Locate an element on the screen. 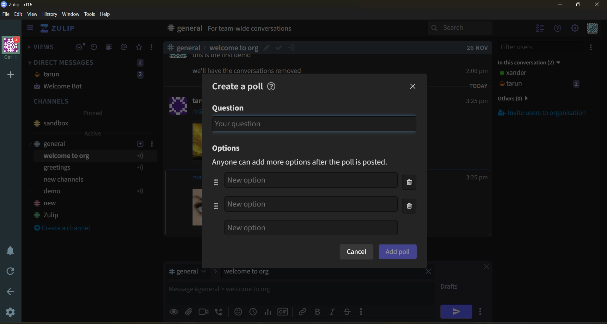  channel settings is located at coordinates (153, 143).